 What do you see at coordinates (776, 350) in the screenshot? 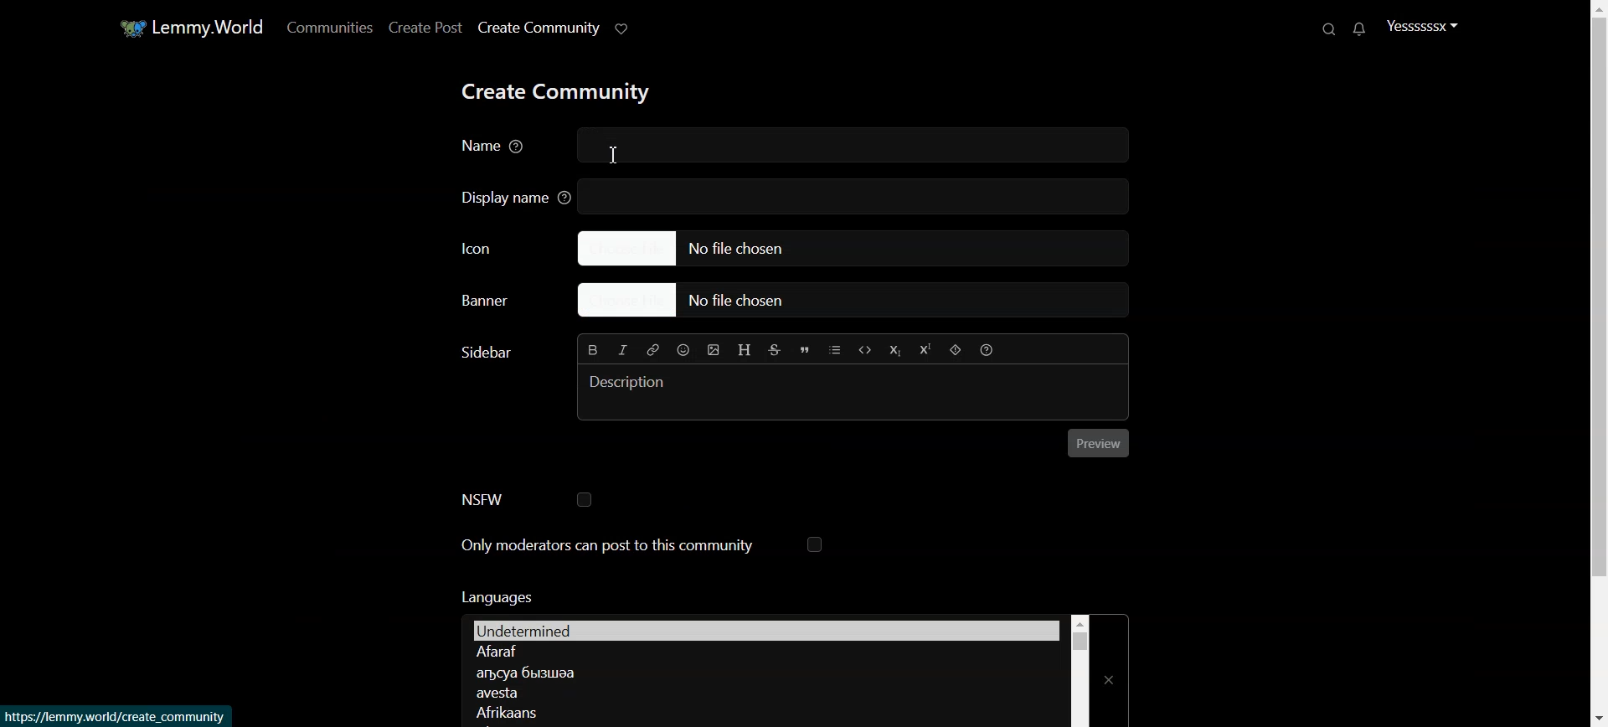
I see `Strikethrough` at bounding box center [776, 350].